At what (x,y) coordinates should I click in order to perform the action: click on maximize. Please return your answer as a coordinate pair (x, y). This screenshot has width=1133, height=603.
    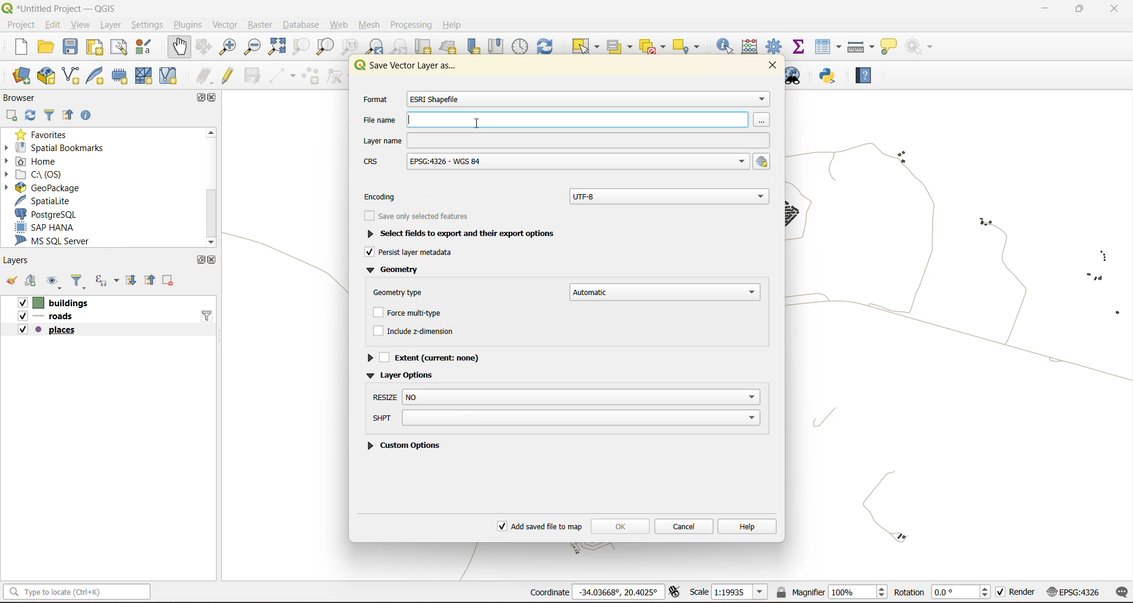
    Looking at the image, I should click on (199, 100).